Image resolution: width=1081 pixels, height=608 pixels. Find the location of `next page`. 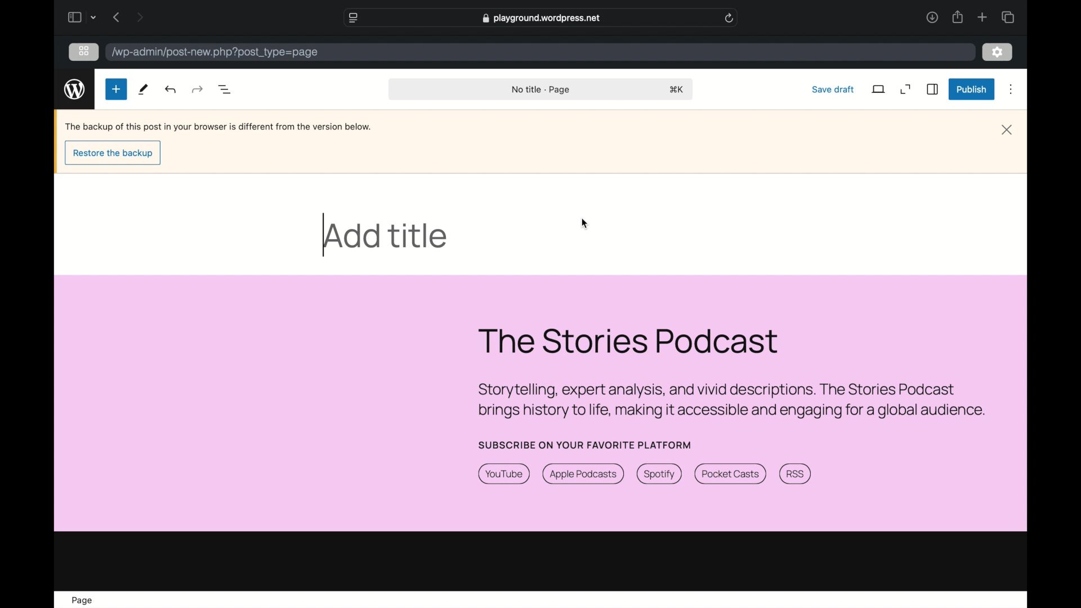

next page is located at coordinates (140, 17).